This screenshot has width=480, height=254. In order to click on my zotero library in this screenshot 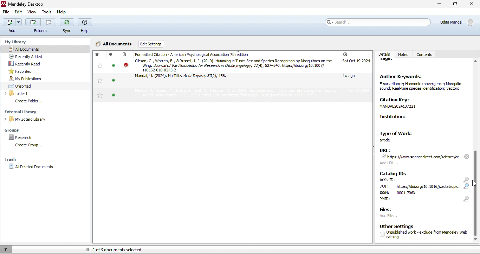, I will do `click(41, 119)`.